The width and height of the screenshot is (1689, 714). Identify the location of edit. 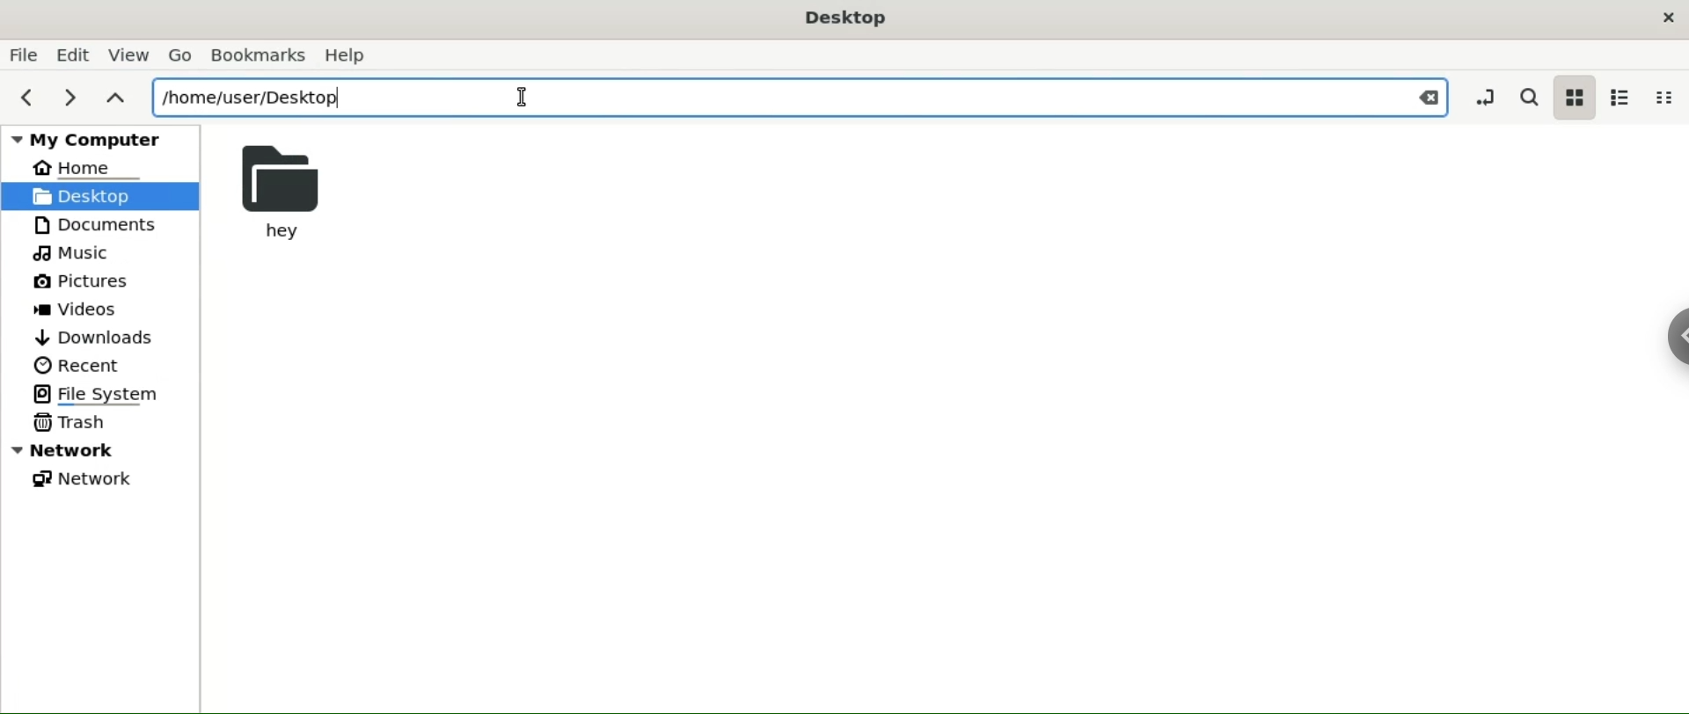
(72, 56).